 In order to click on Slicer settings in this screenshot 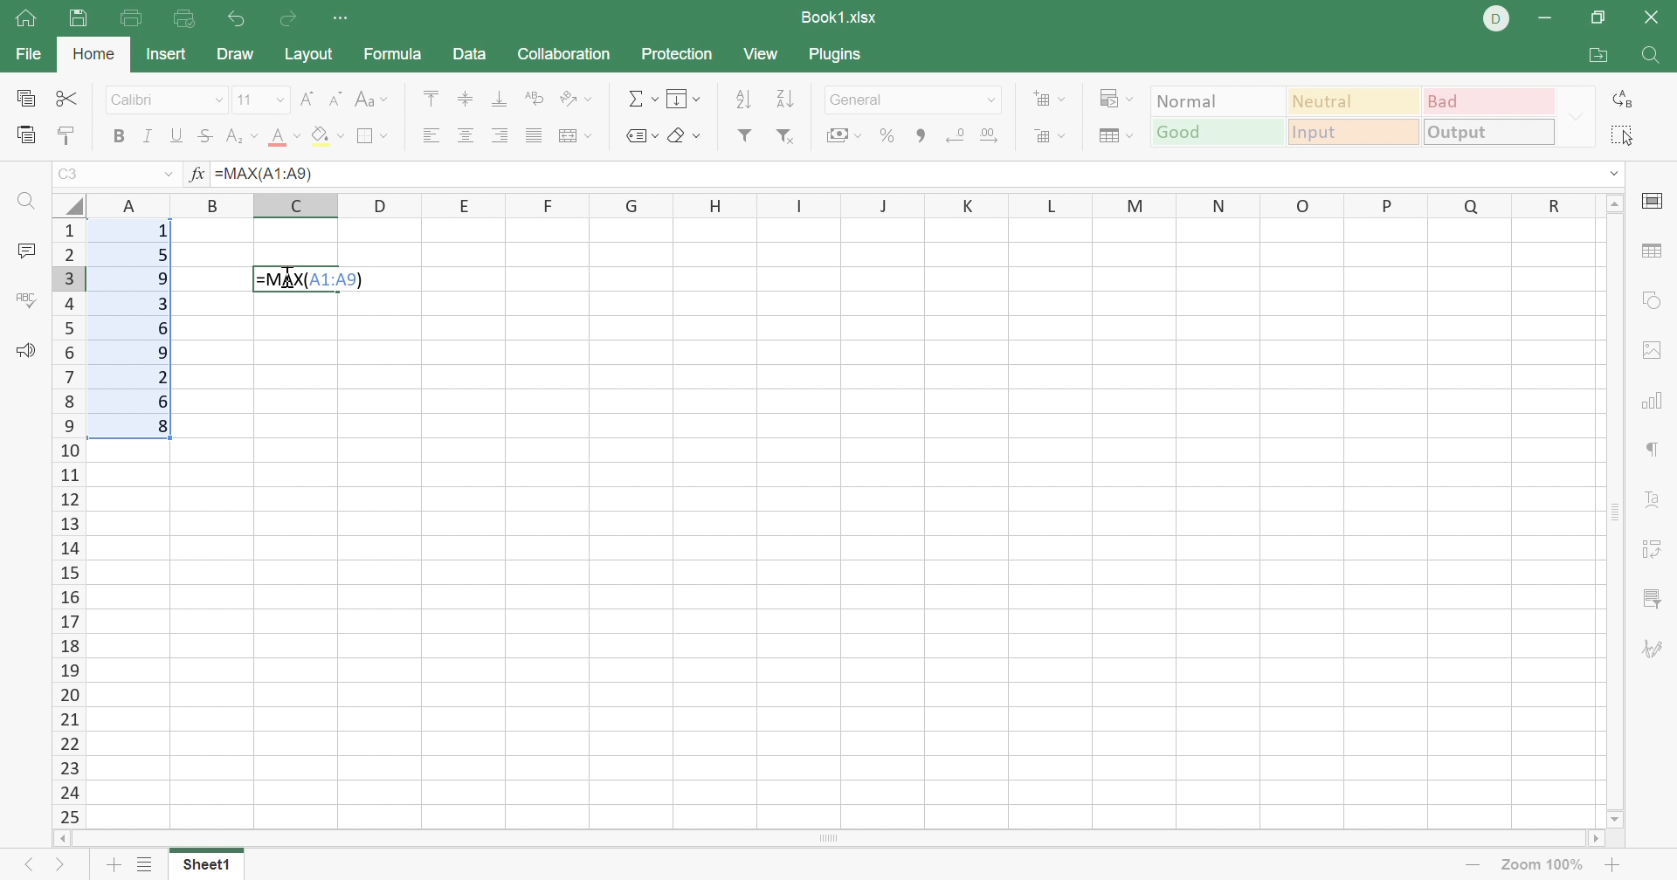, I will do `click(1648, 600)`.